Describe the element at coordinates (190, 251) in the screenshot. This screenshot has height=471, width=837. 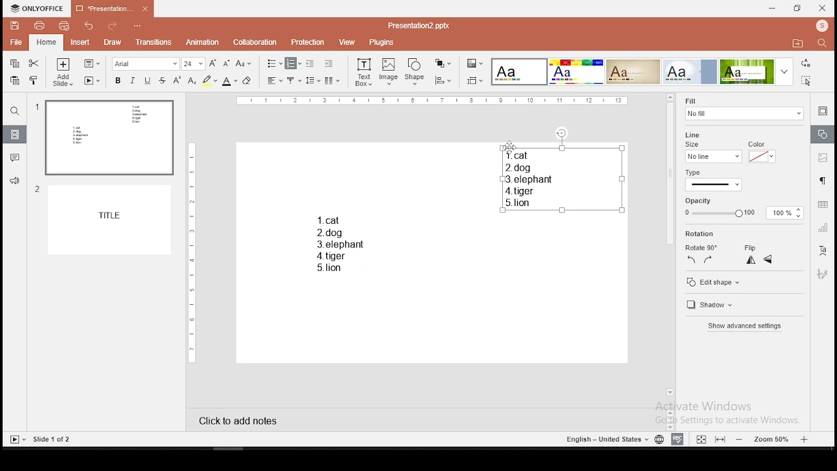
I see `scale` at that location.